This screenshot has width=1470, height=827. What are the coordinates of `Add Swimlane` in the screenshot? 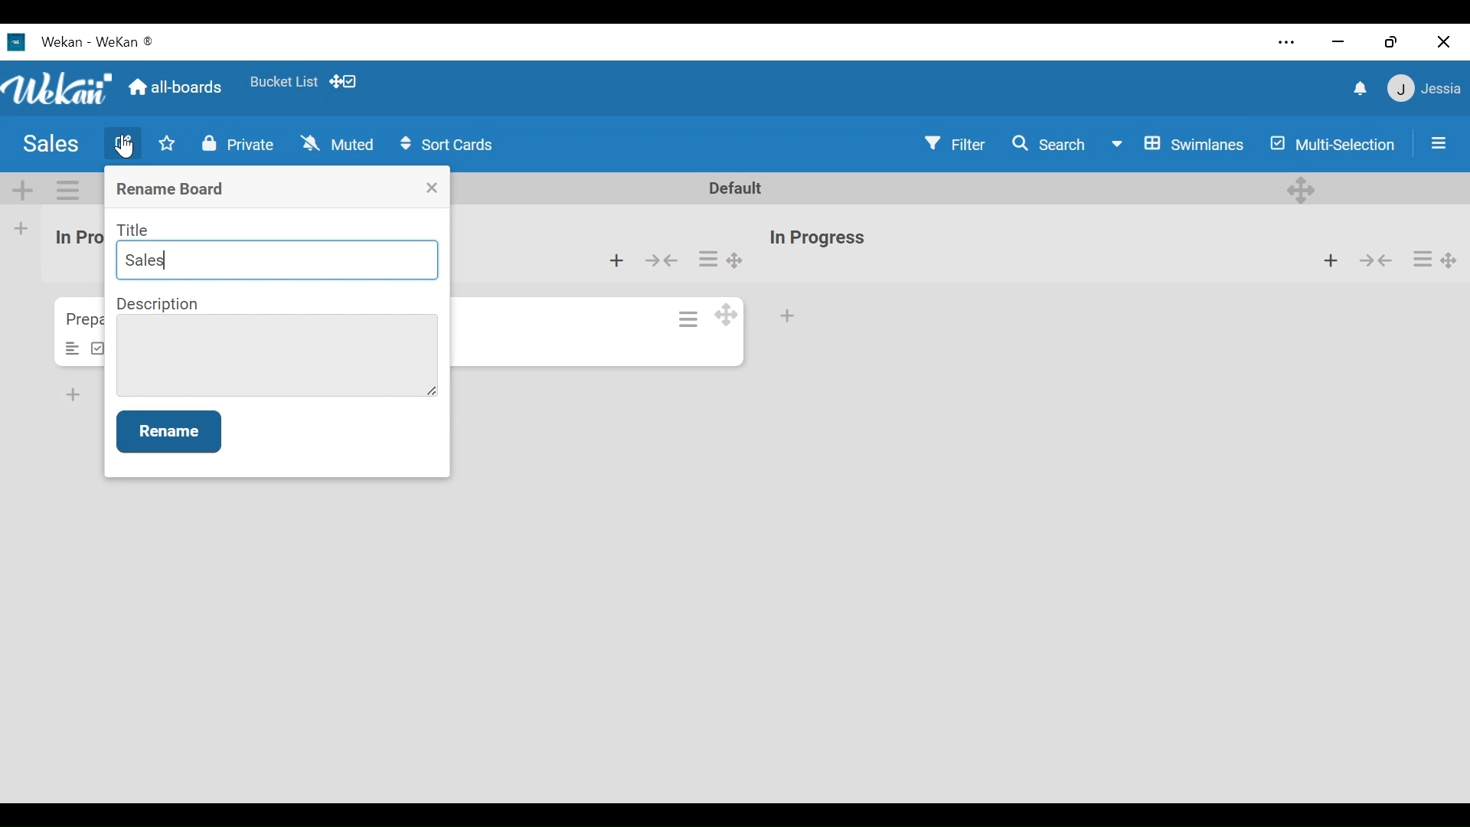 It's located at (21, 189).